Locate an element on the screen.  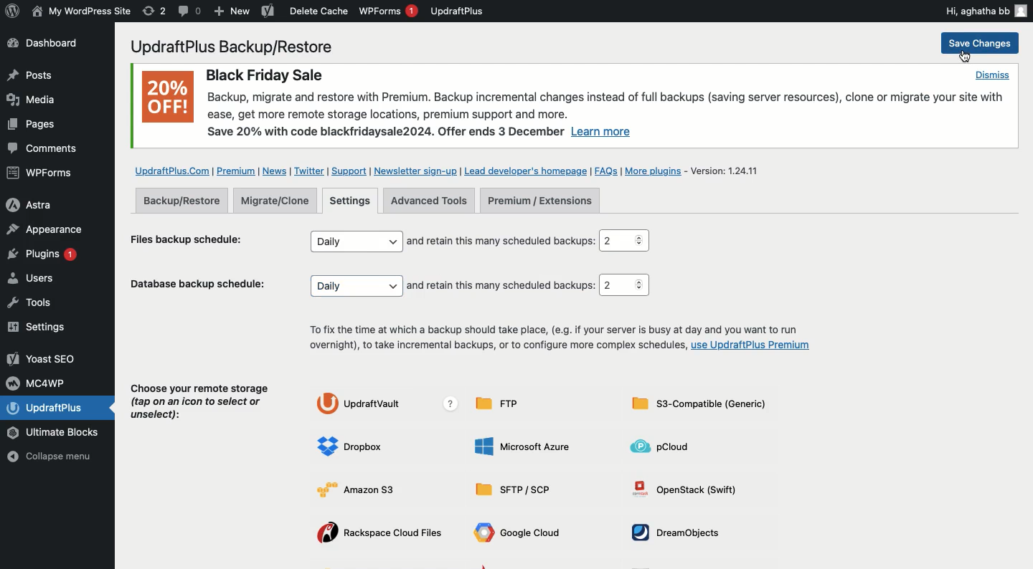
UpdraftPlus.com is located at coordinates (171, 170).